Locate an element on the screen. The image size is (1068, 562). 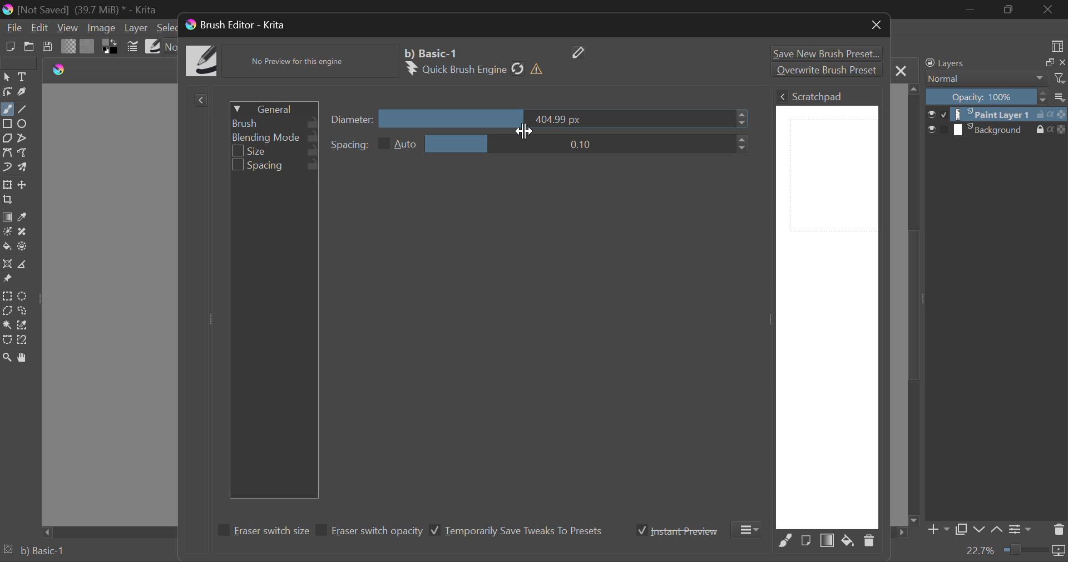
Continuous Selection is located at coordinates (7, 326).